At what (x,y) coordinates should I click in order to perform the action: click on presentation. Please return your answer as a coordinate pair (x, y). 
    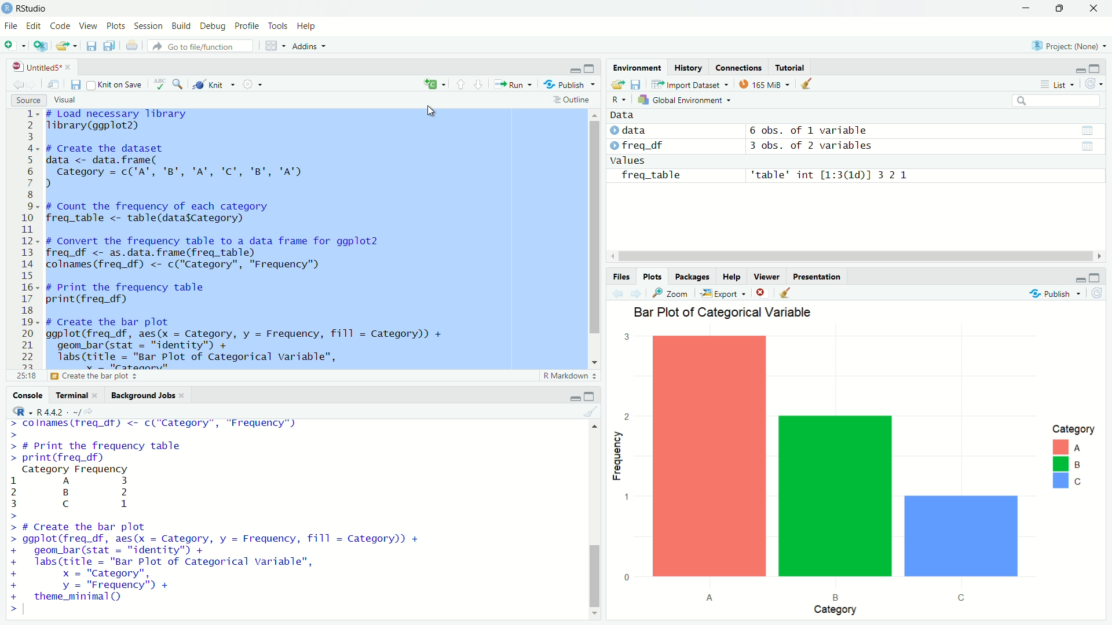
    Looking at the image, I should click on (819, 277).